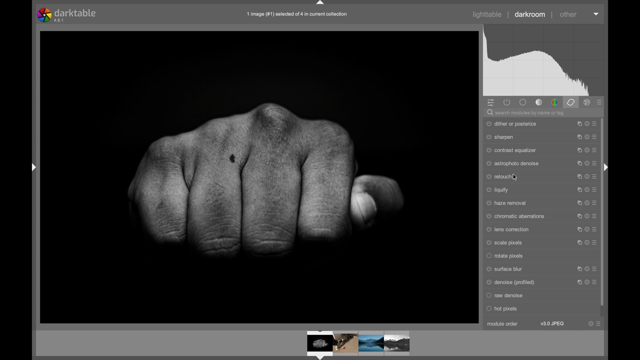 Image resolution: width=640 pixels, height=360 pixels. What do you see at coordinates (577, 163) in the screenshot?
I see `maximize` at bounding box center [577, 163].